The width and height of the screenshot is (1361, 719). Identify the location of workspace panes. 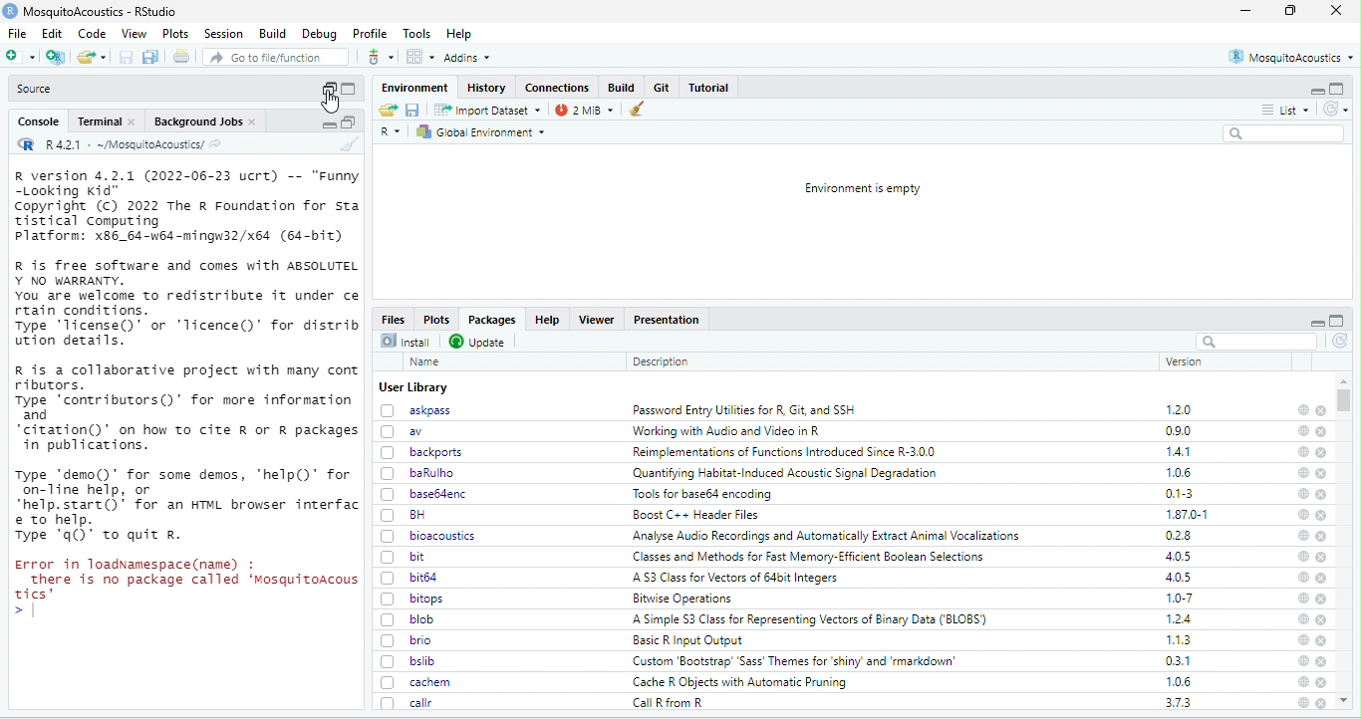
(419, 57).